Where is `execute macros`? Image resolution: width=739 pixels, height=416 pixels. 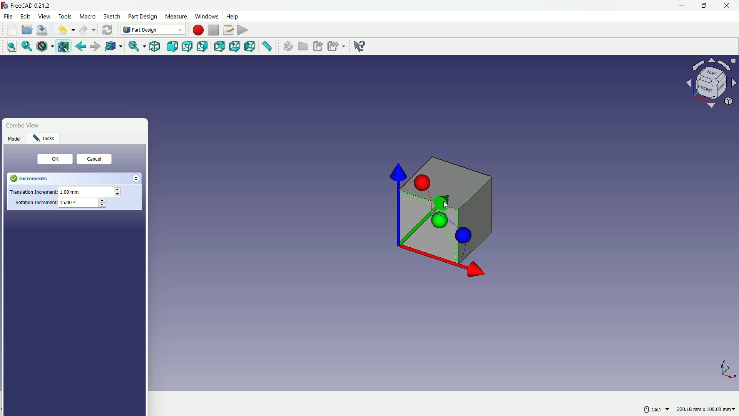
execute macros is located at coordinates (244, 29).